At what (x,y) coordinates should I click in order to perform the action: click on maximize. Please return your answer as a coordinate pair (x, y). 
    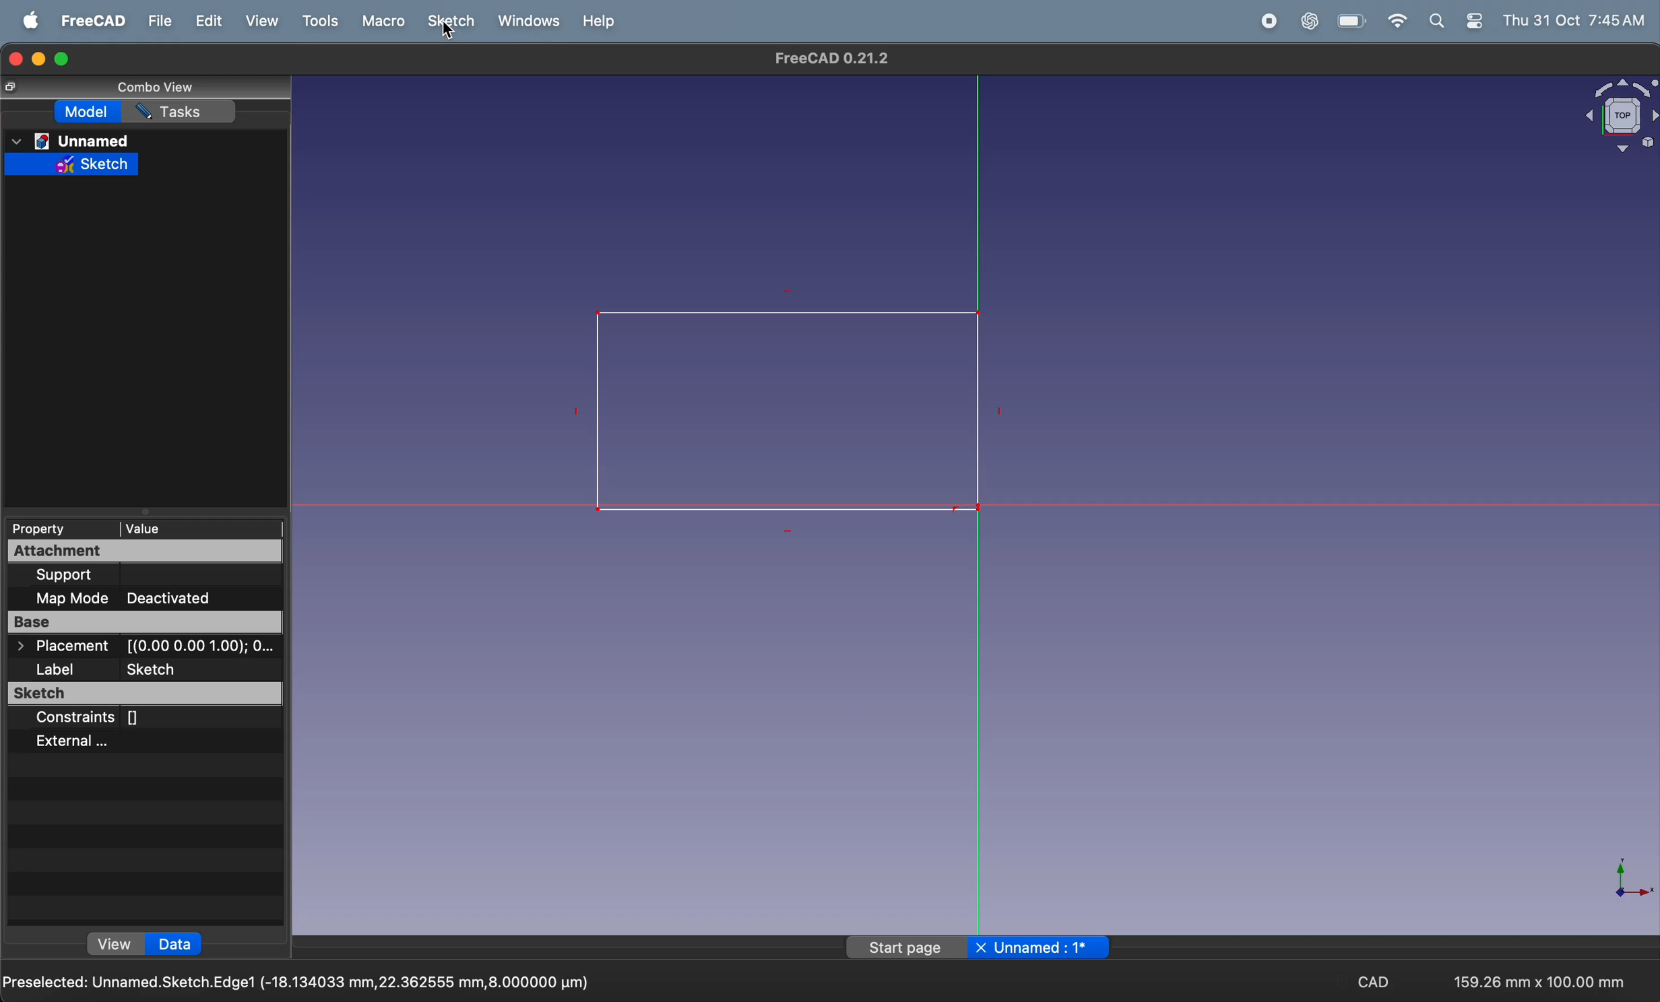
    Looking at the image, I should click on (65, 61).